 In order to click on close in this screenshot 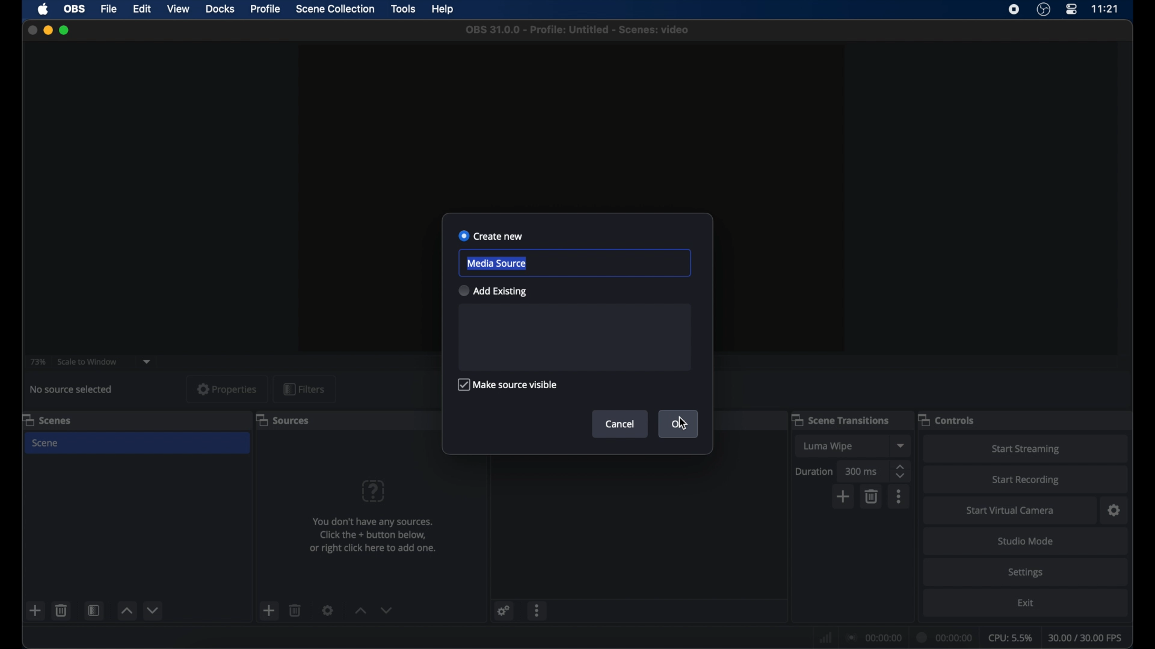, I will do `click(32, 30)`.